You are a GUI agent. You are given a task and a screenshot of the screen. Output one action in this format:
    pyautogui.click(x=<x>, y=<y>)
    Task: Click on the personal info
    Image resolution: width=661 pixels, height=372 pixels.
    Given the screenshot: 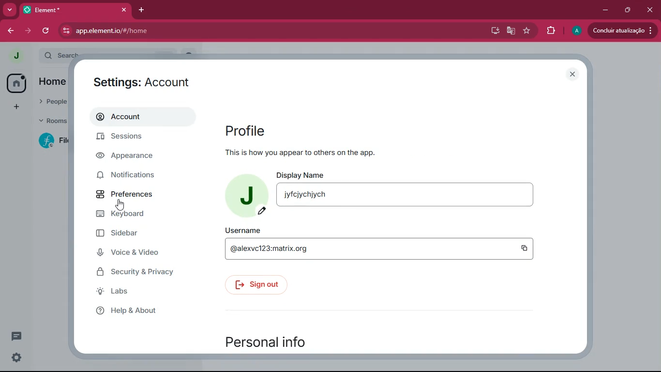 What is the action you would take?
    pyautogui.click(x=276, y=342)
    